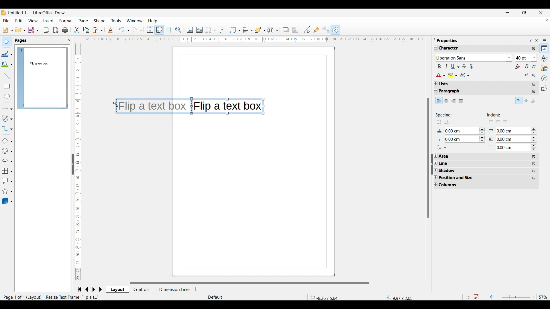 The width and height of the screenshot is (550, 309). What do you see at coordinates (545, 69) in the screenshot?
I see `Gallery` at bounding box center [545, 69].